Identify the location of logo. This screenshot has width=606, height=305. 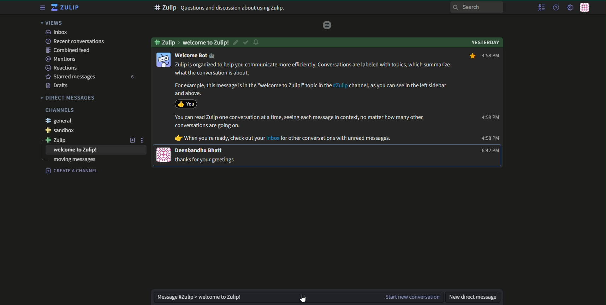
(327, 25).